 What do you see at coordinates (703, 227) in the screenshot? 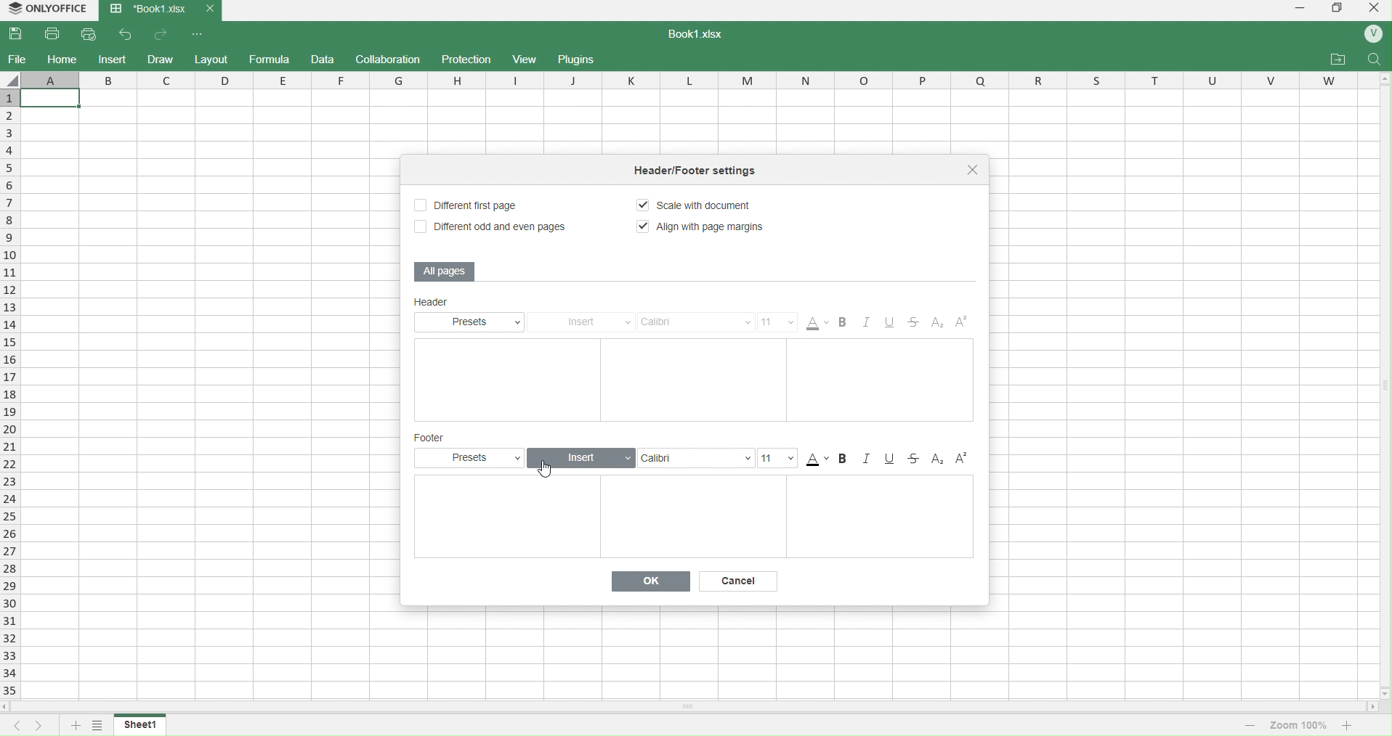
I see `Align with Page Margins` at bounding box center [703, 227].